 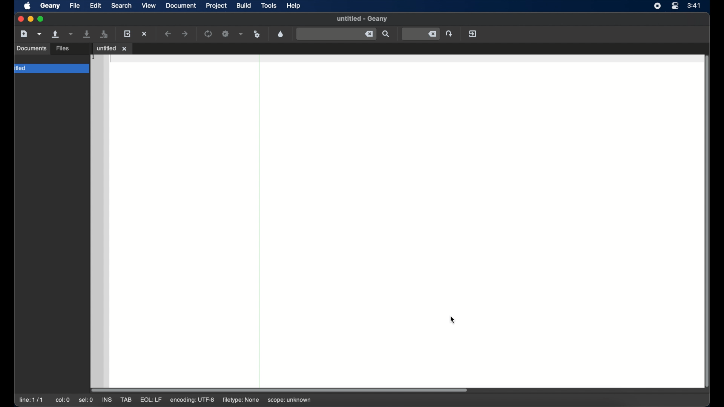 I want to click on search, so click(x=121, y=6).